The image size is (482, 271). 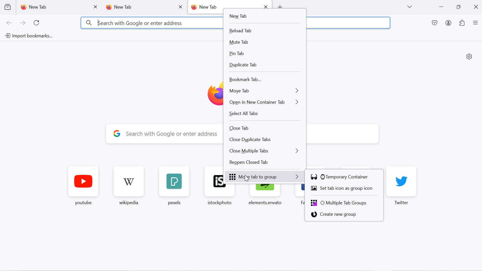 What do you see at coordinates (264, 114) in the screenshot?
I see `select all tabs` at bounding box center [264, 114].